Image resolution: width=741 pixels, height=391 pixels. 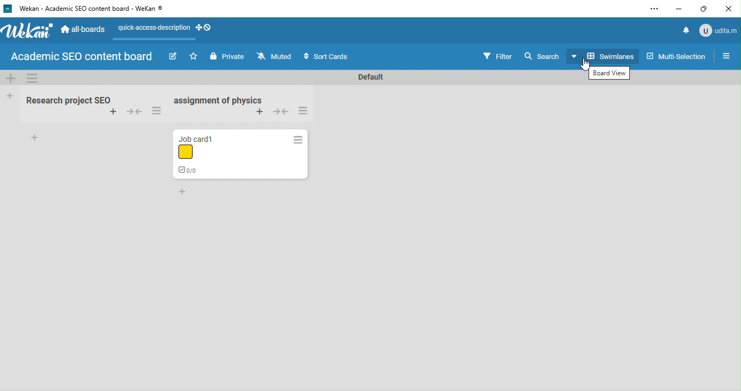 I want to click on options, so click(x=654, y=8).